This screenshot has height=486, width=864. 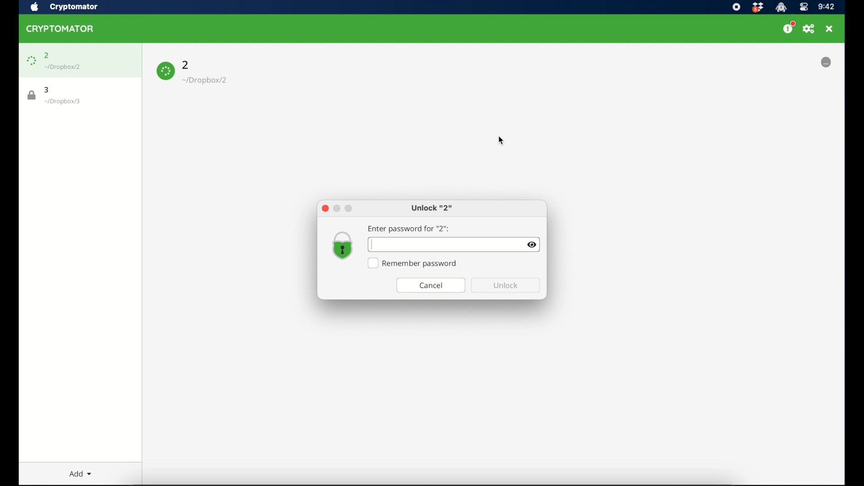 I want to click on unlock 2, so click(x=432, y=209).